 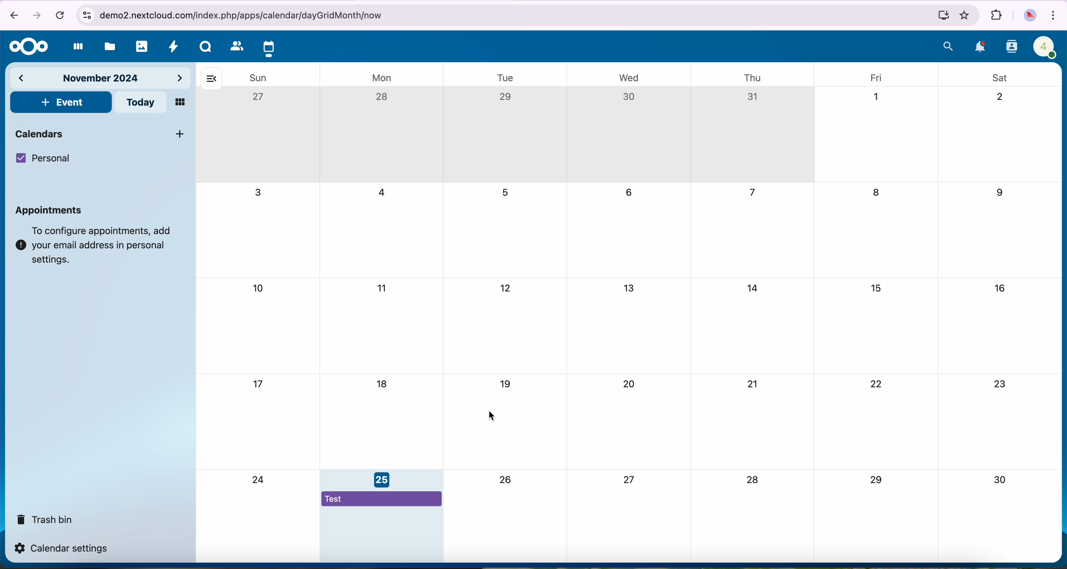 What do you see at coordinates (384, 289) in the screenshot?
I see `11` at bounding box center [384, 289].